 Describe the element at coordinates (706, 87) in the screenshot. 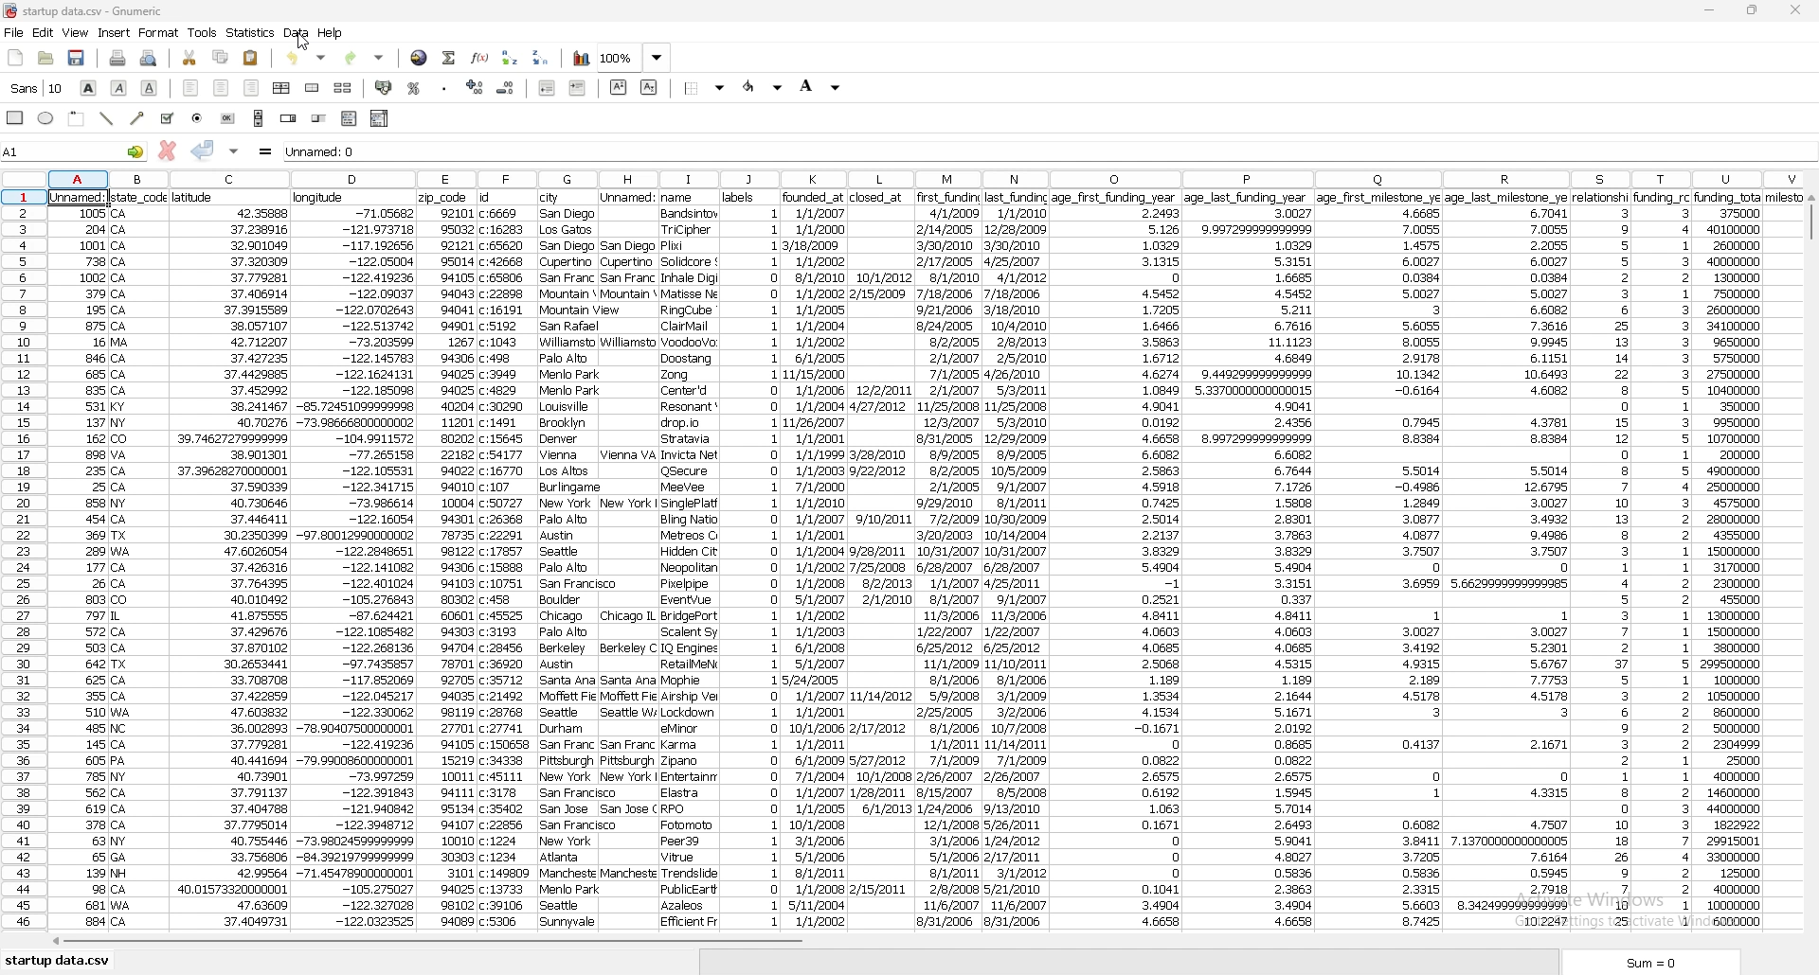

I see `border` at that location.